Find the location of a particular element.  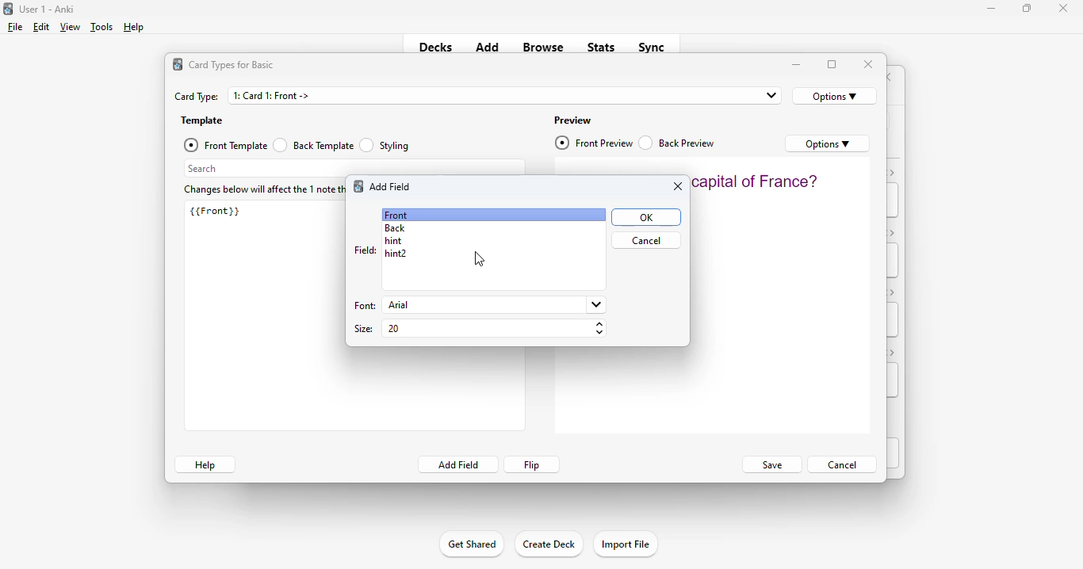

cancel is located at coordinates (645, 240).